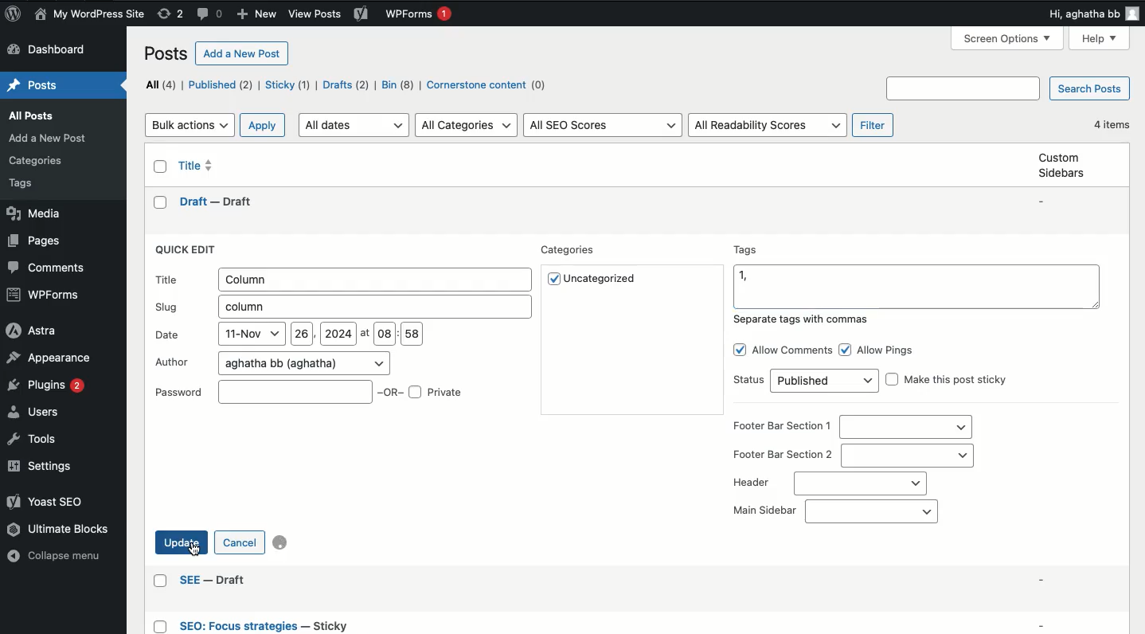 The width and height of the screenshot is (1145, 634). I want to click on Header , so click(827, 483).